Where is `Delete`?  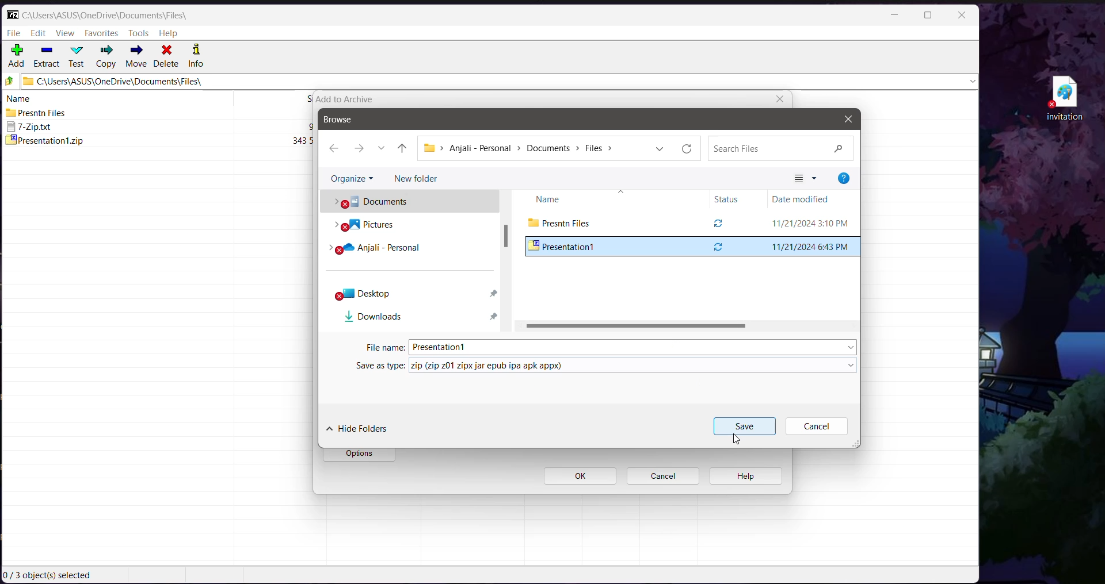
Delete is located at coordinates (167, 57).